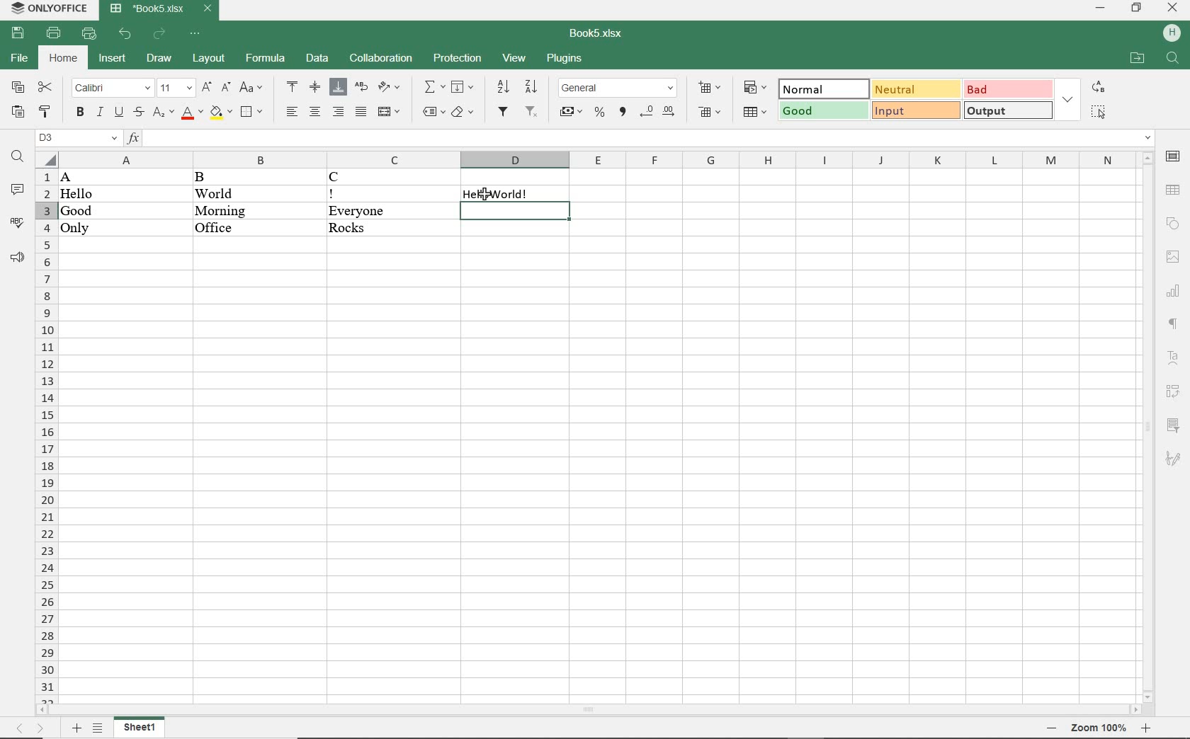 The width and height of the screenshot is (1190, 739). What do you see at coordinates (1173, 8) in the screenshot?
I see `CLOSE` at bounding box center [1173, 8].